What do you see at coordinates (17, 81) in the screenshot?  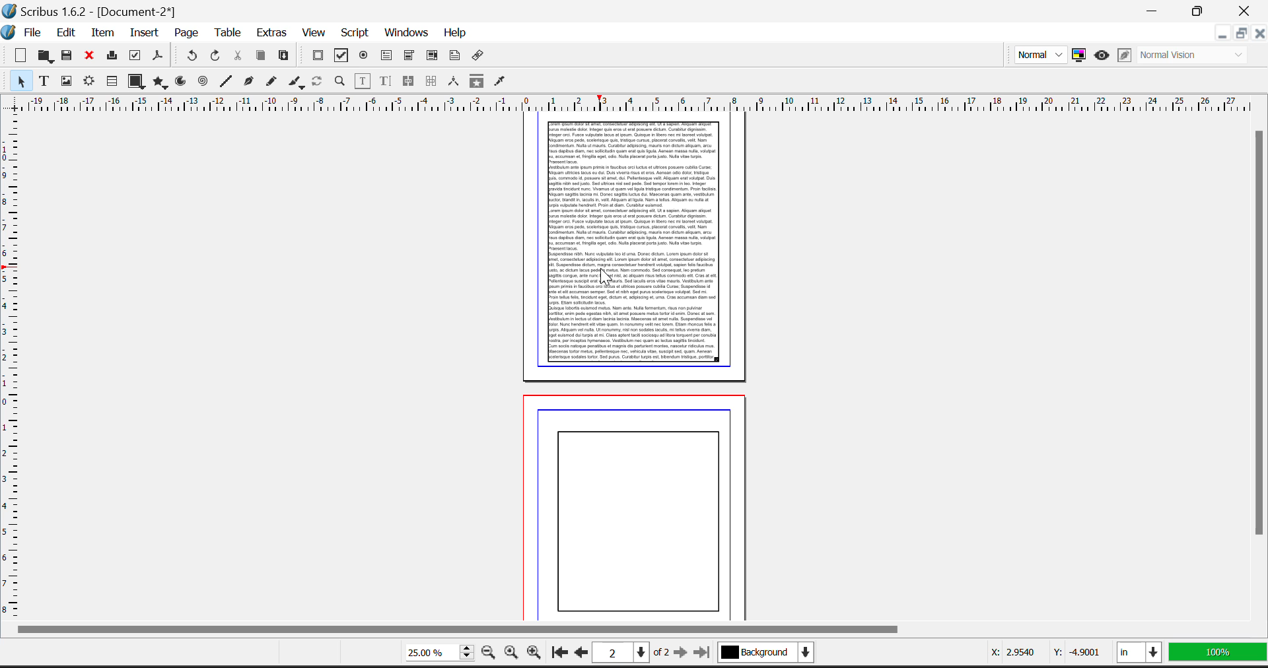 I see `Select` at bounding box center [17, 81].